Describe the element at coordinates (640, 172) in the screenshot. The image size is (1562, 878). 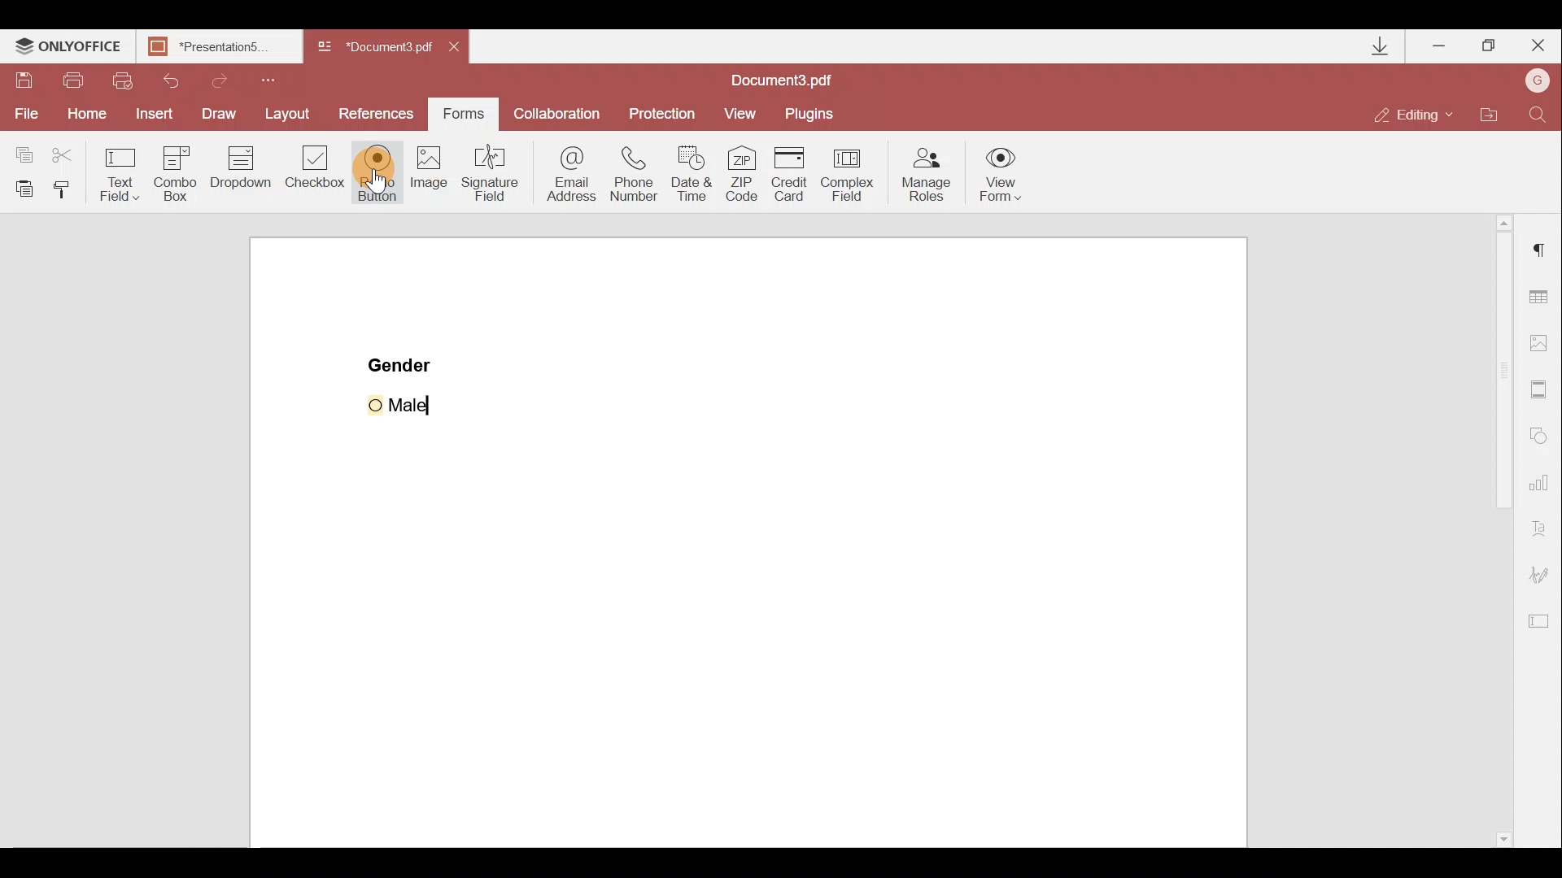
I see `Phone number` at that location.